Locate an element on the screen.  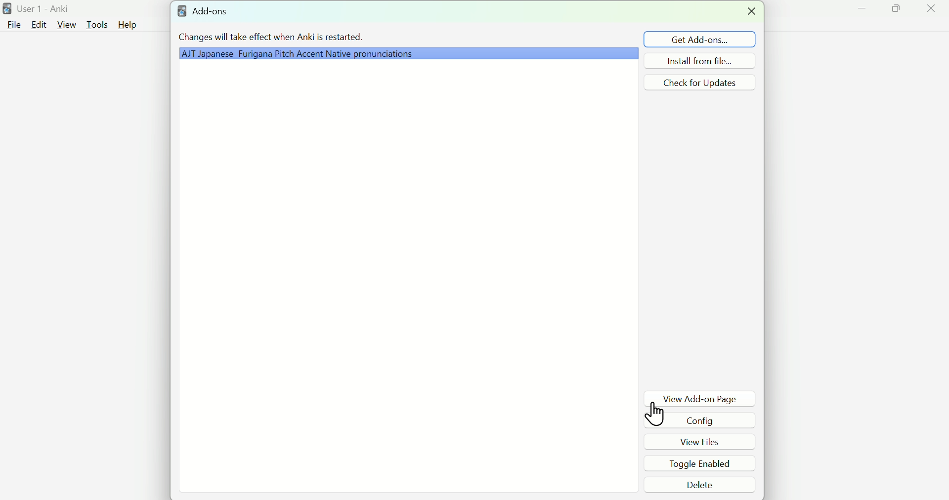
Close is located at coordinates (933, 12).